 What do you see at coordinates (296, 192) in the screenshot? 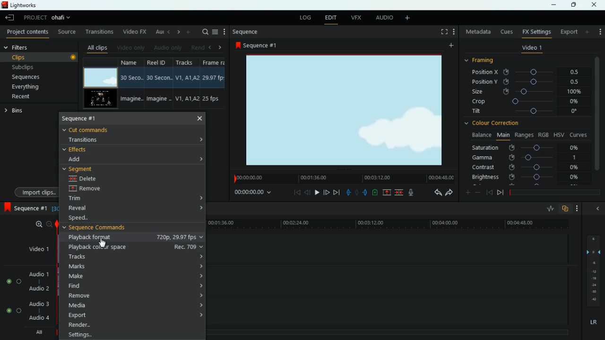
I see `beggining` at bounding box center [296, 192].